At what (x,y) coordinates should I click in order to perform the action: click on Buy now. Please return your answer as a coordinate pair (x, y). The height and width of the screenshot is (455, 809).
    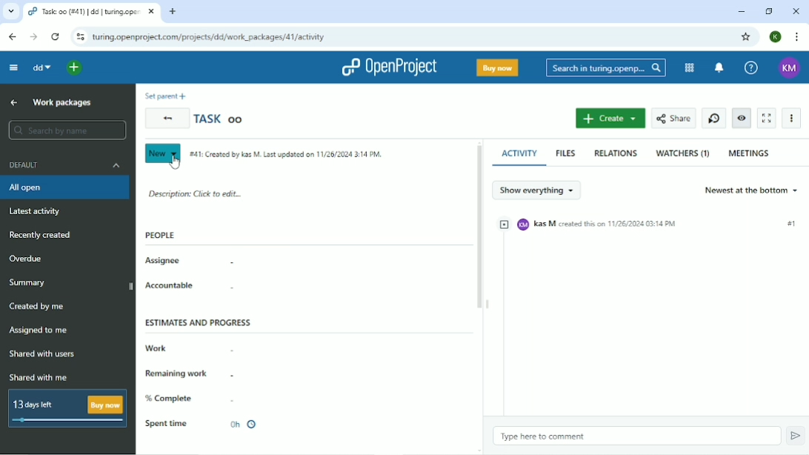
    Looking at the image, I should click on (496, 67).